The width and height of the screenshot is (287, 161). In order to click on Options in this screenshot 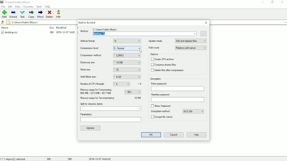, I will do `click(155, 54)`.